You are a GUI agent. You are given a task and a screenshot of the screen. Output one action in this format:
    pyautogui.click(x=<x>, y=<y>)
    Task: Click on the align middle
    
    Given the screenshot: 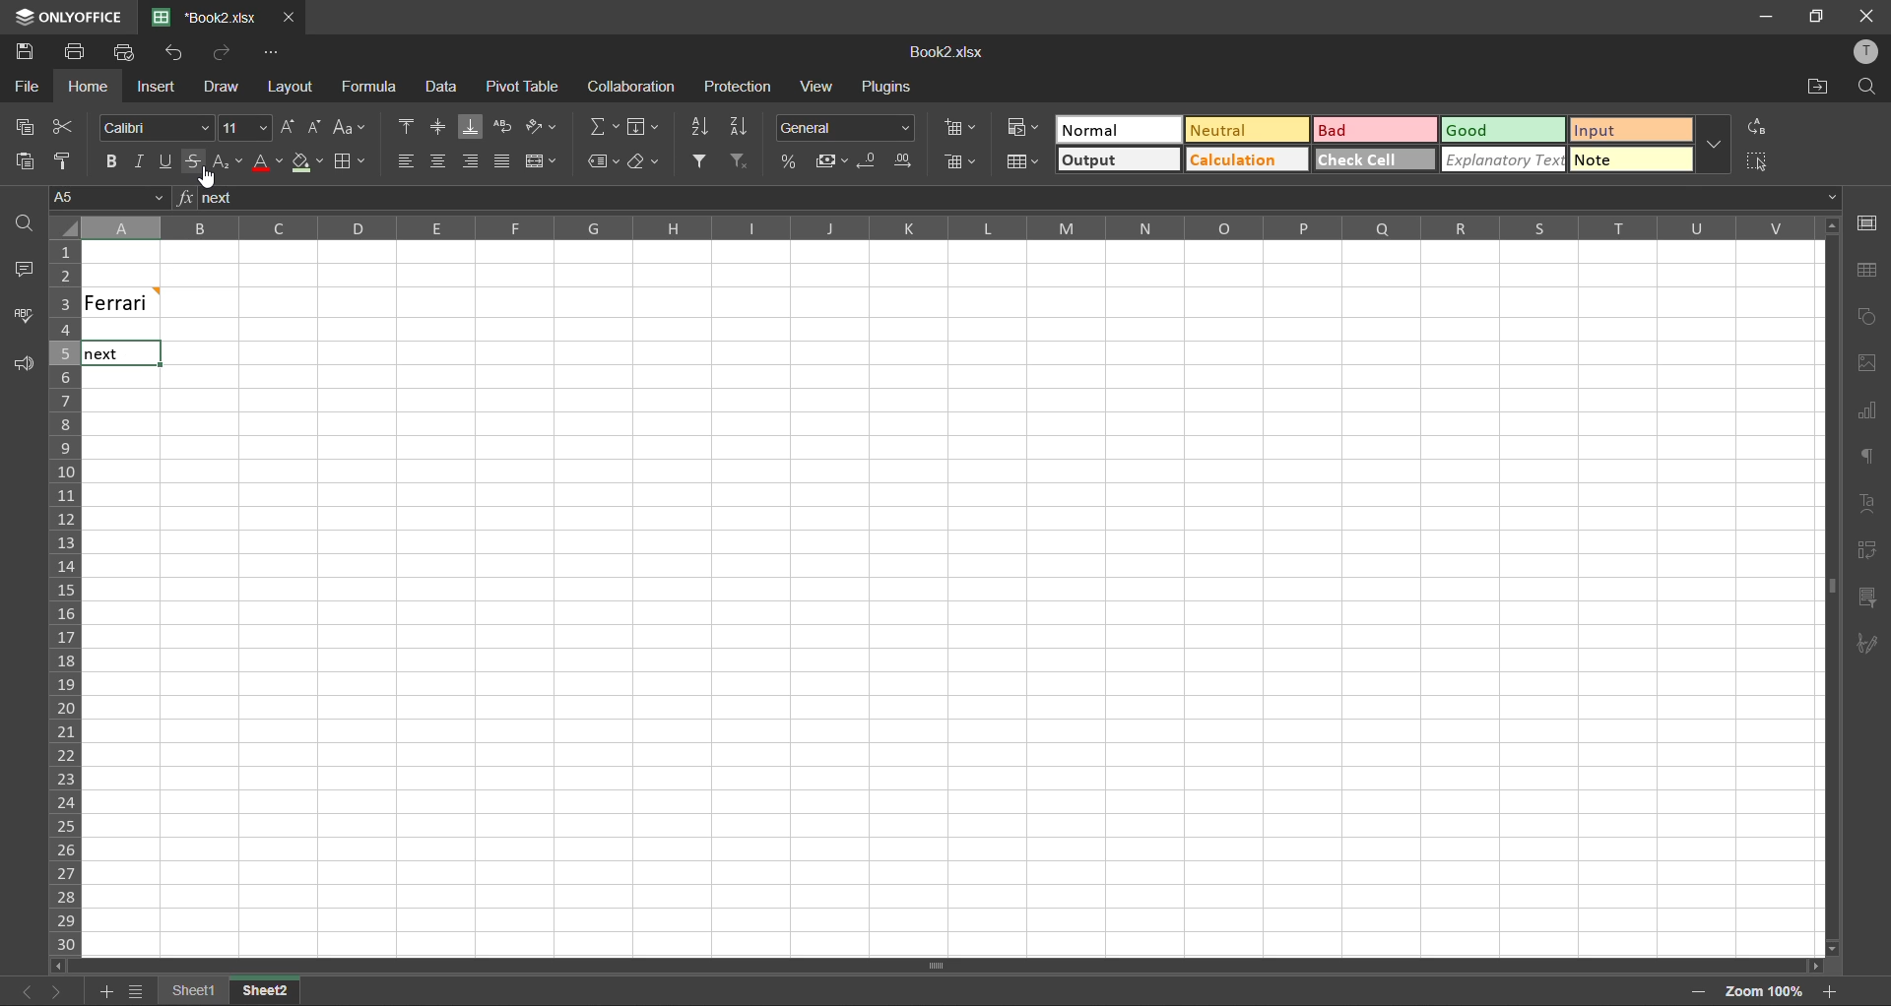 What is the action you would take?
    pyautogui.click(x=438, y=161)
    